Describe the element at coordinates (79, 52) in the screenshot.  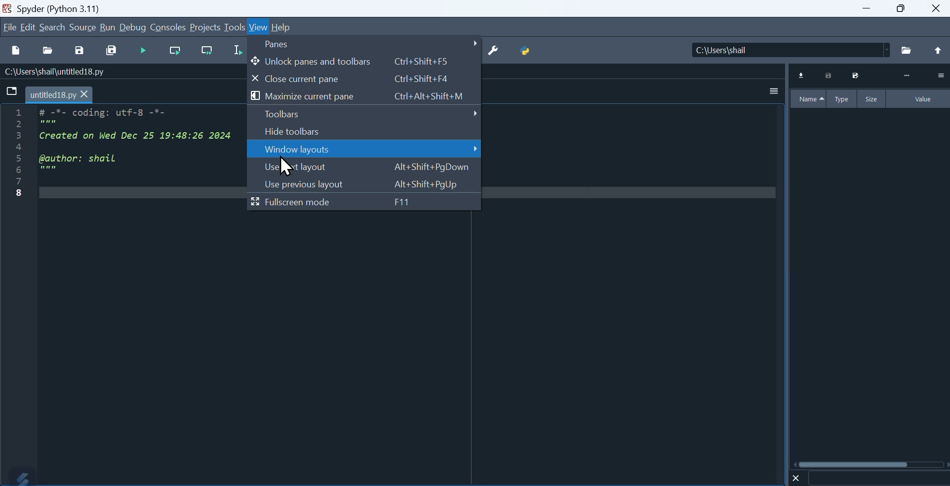
I see `save` at that location.